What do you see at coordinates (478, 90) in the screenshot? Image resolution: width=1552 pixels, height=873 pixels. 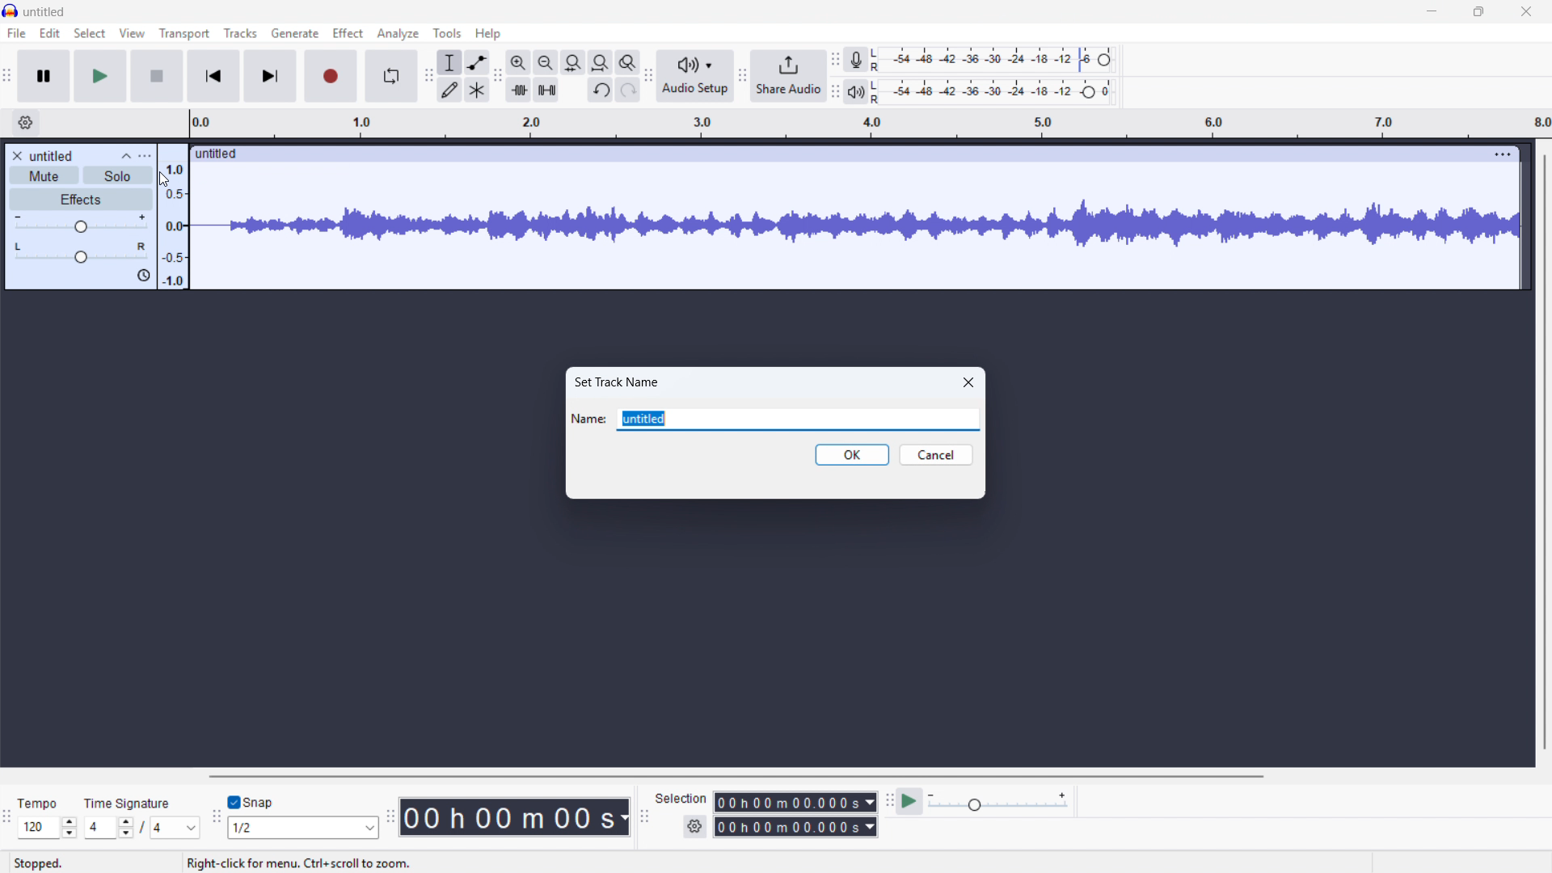 I see `Multi - tool ` at bounding box center [478, 90].